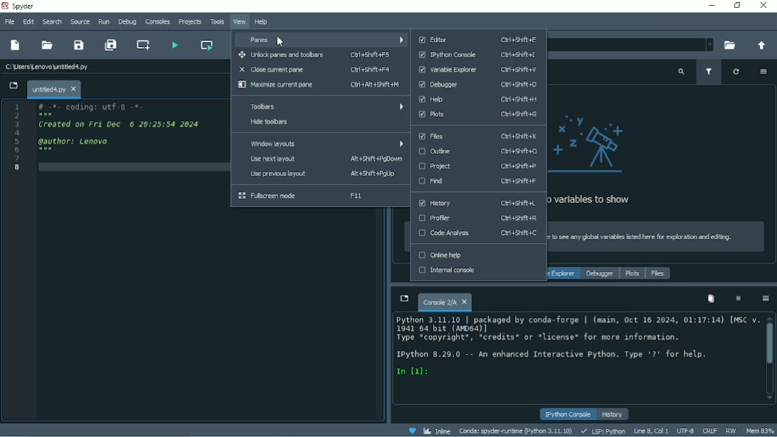  I want to click on Find, so click(480, 181).